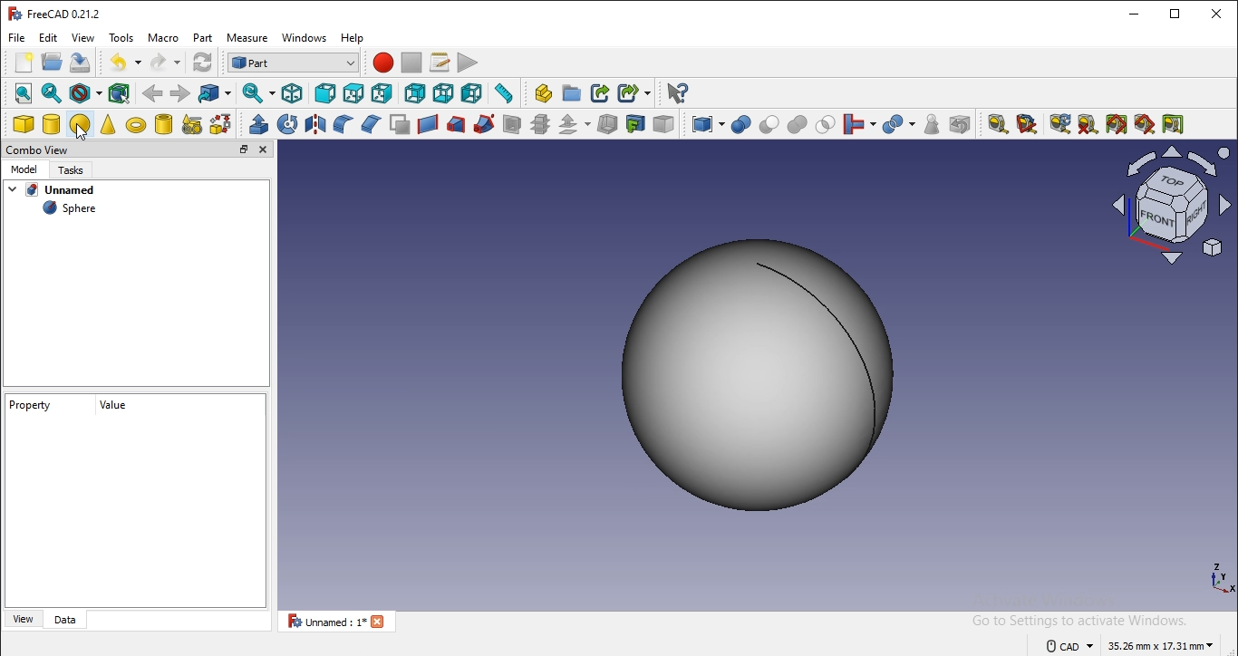  I want to click on view, so click(83, 36).